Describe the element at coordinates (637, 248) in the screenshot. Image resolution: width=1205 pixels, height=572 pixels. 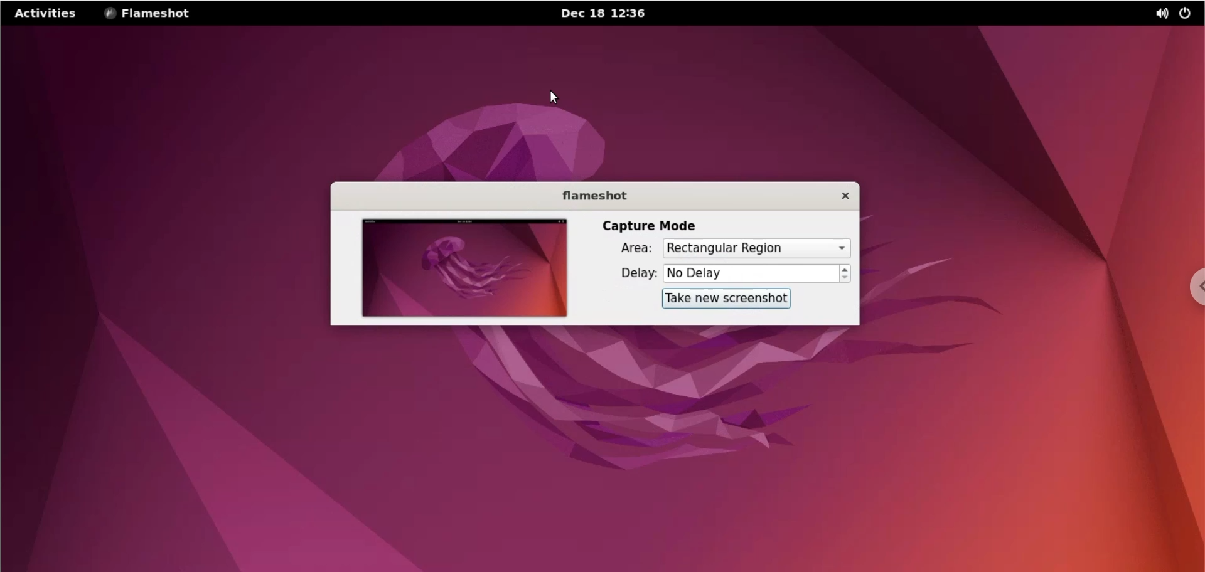
I see `screenshot area label` at that location.